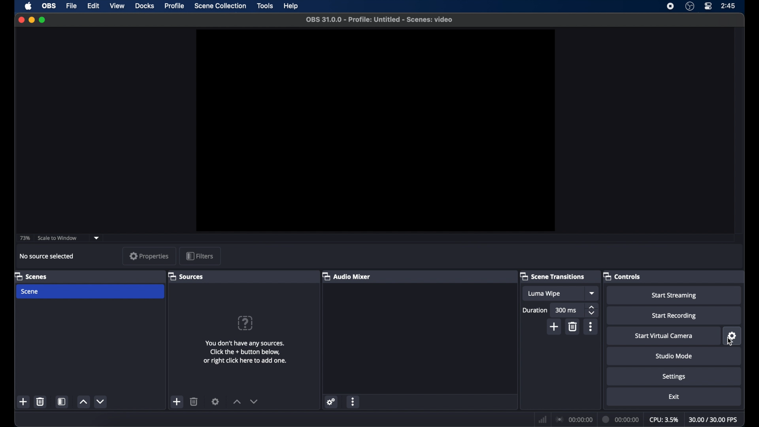 Image resolution: width=759 pixels, height=427 pixels. I want to click on minimize, so click(32, 20).